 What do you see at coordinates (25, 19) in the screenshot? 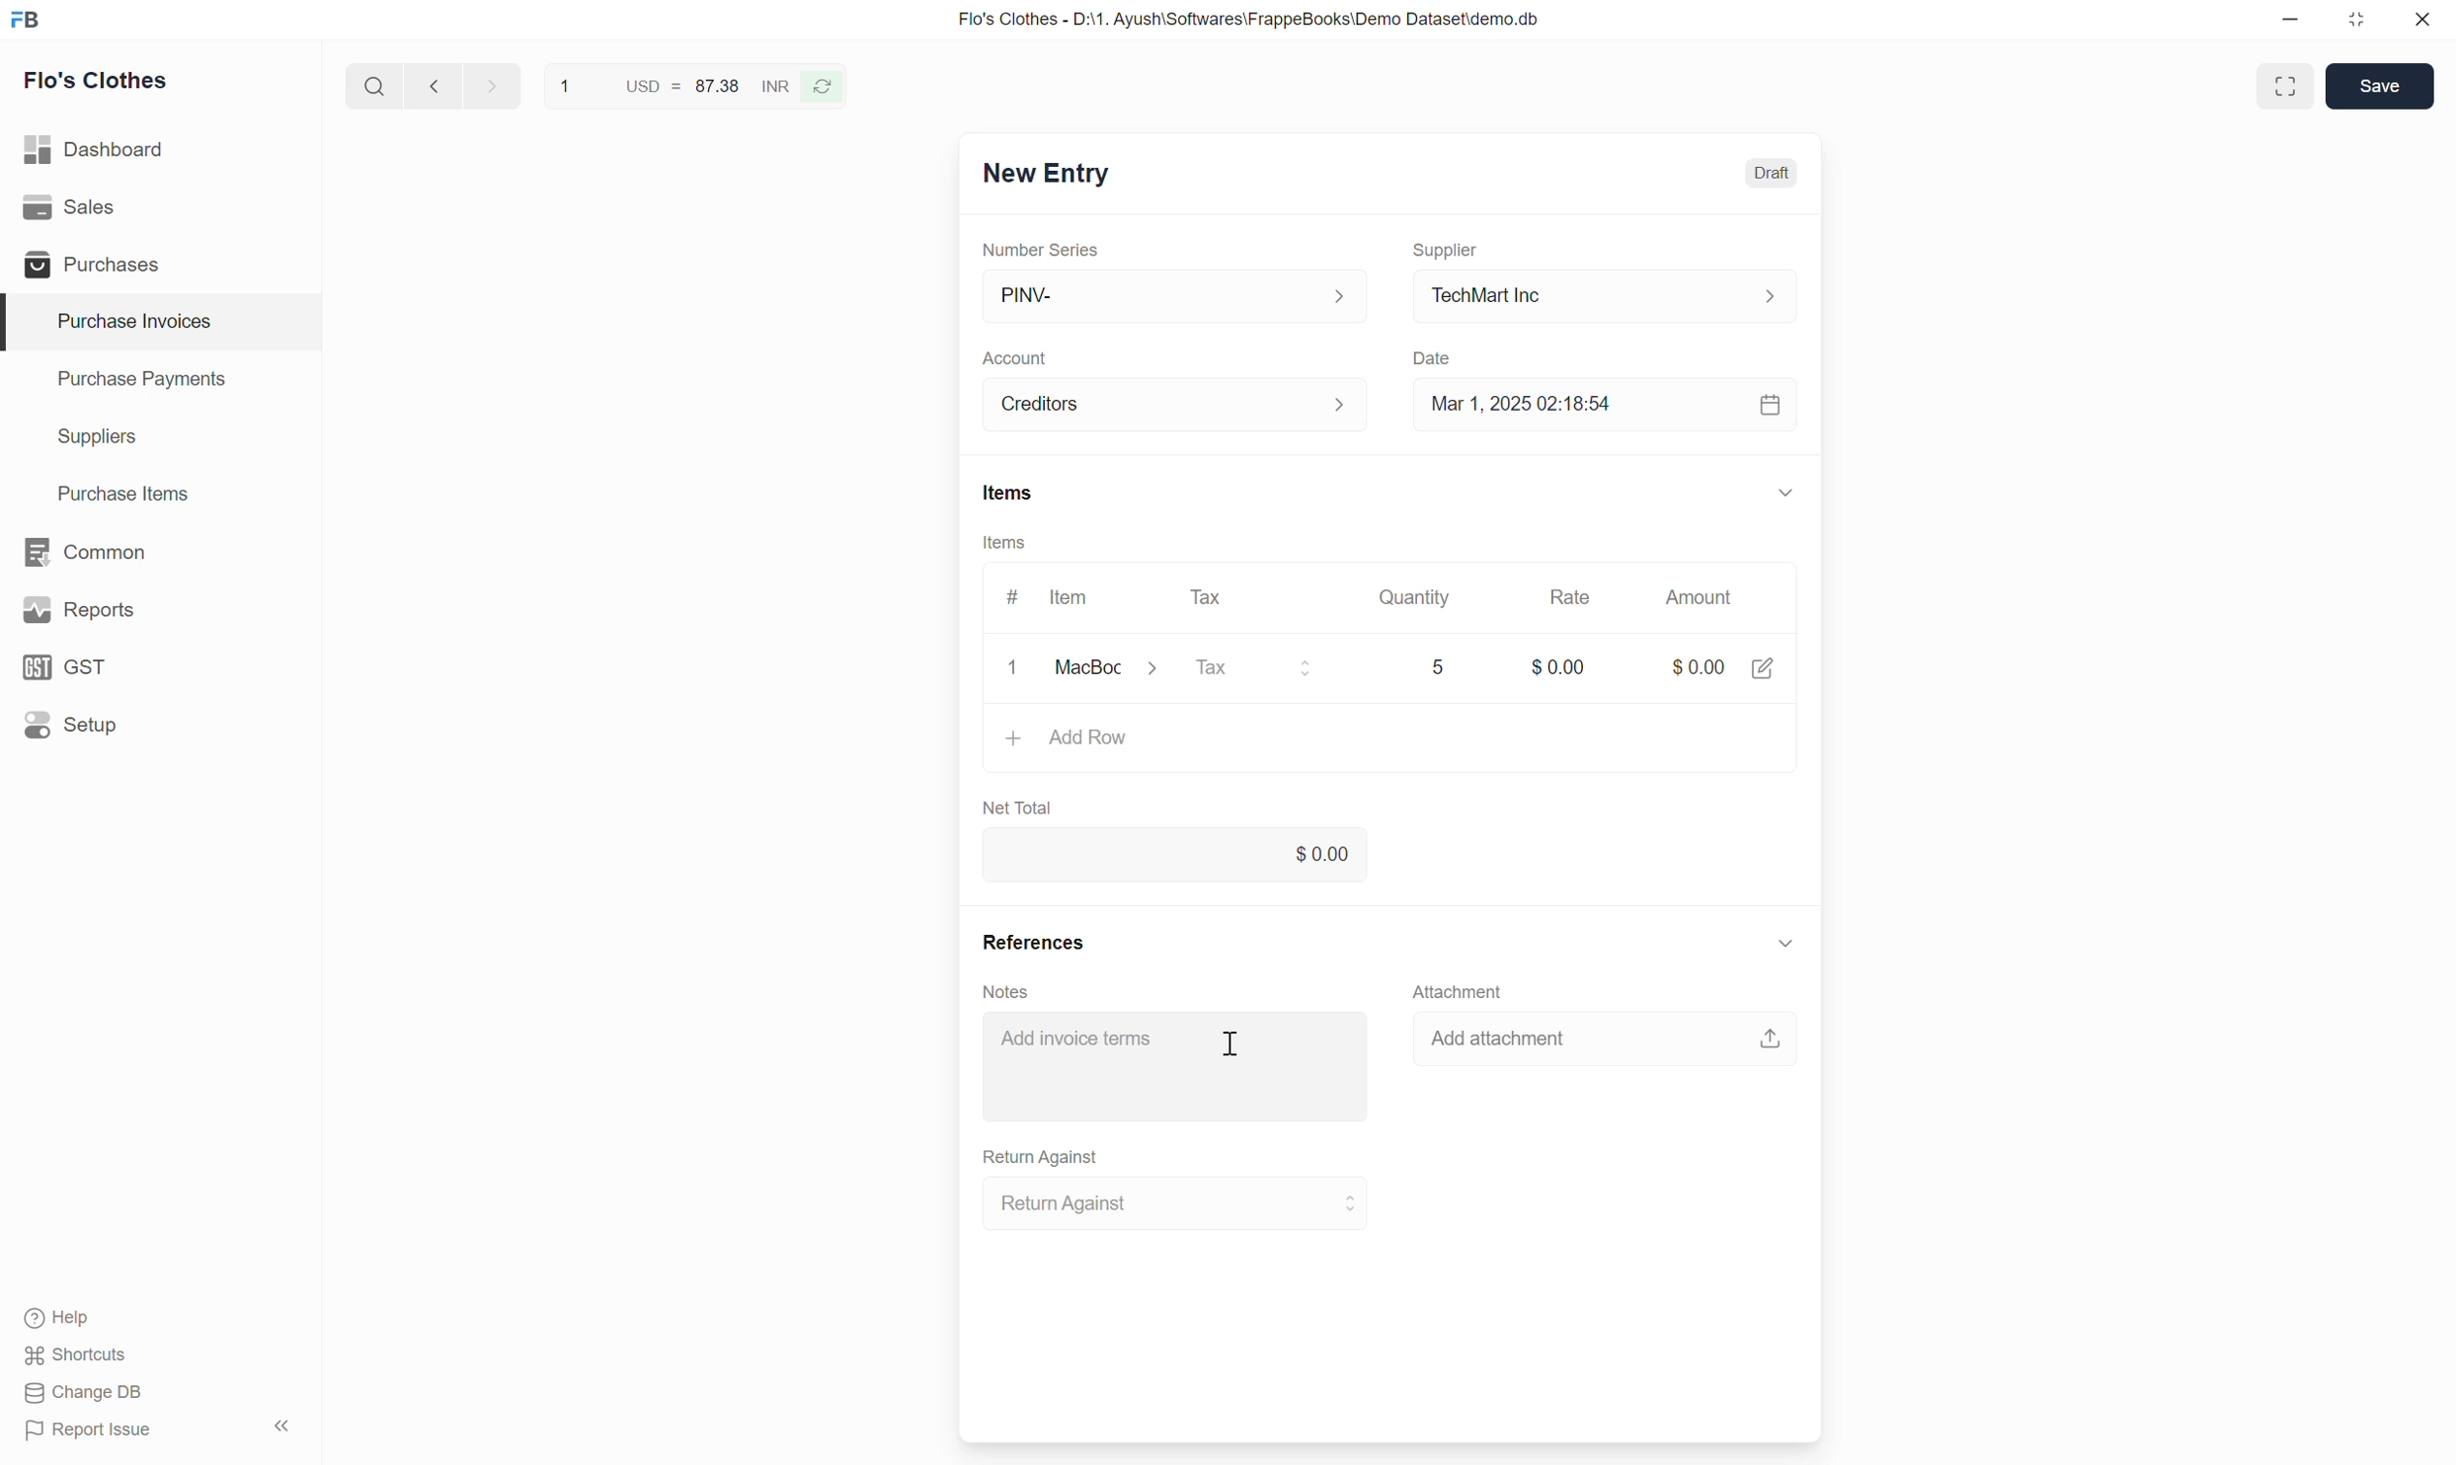
I see `Frappe Books logo` at bounding box center [25, 19].